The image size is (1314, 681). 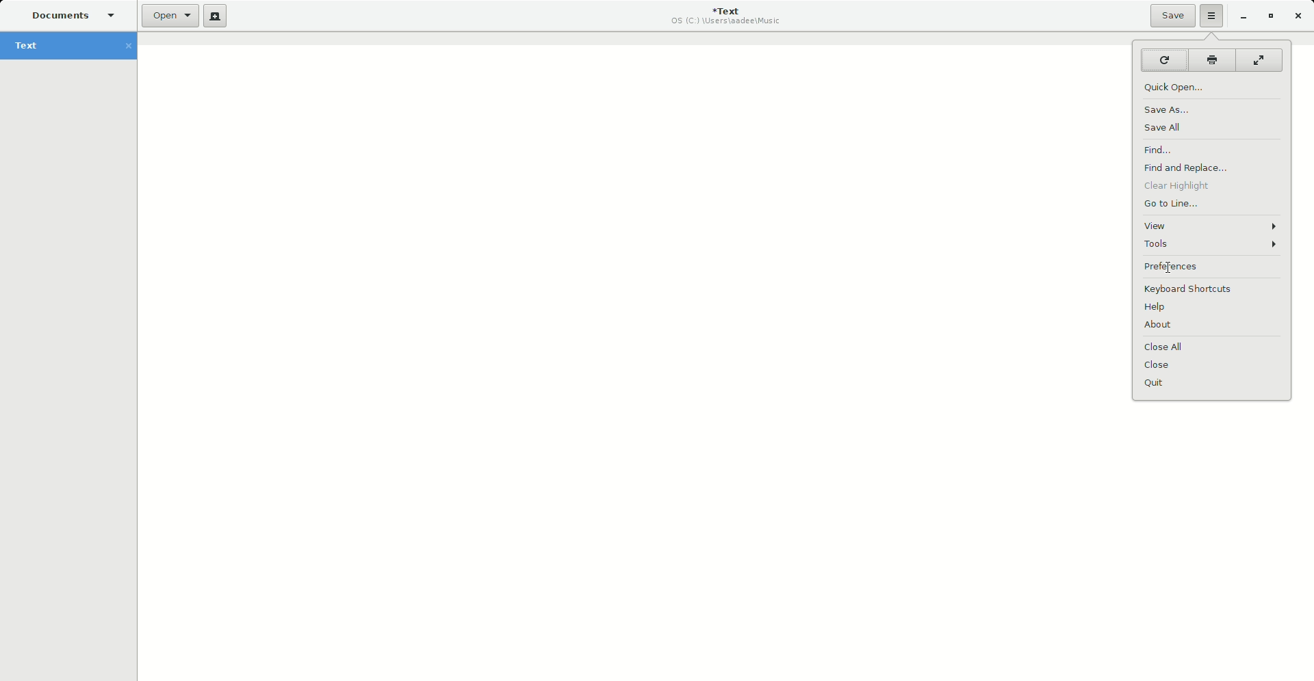 What do you see at coordinates (1168, 149) in the screenshot?
I see `Find` at bounding box center [1168, 149].